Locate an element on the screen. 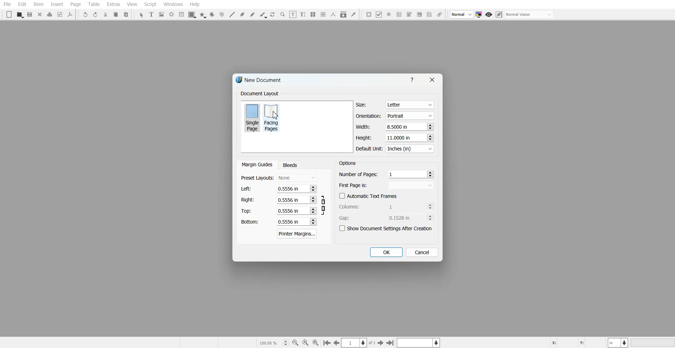 The image size is (675, 348). Copy Item Properties is located at coordinates (343, 14).